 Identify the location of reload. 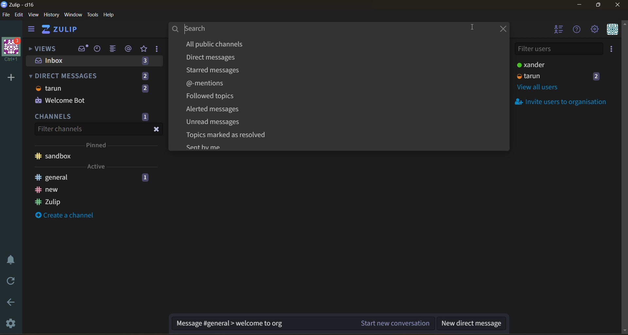
(12, 280).